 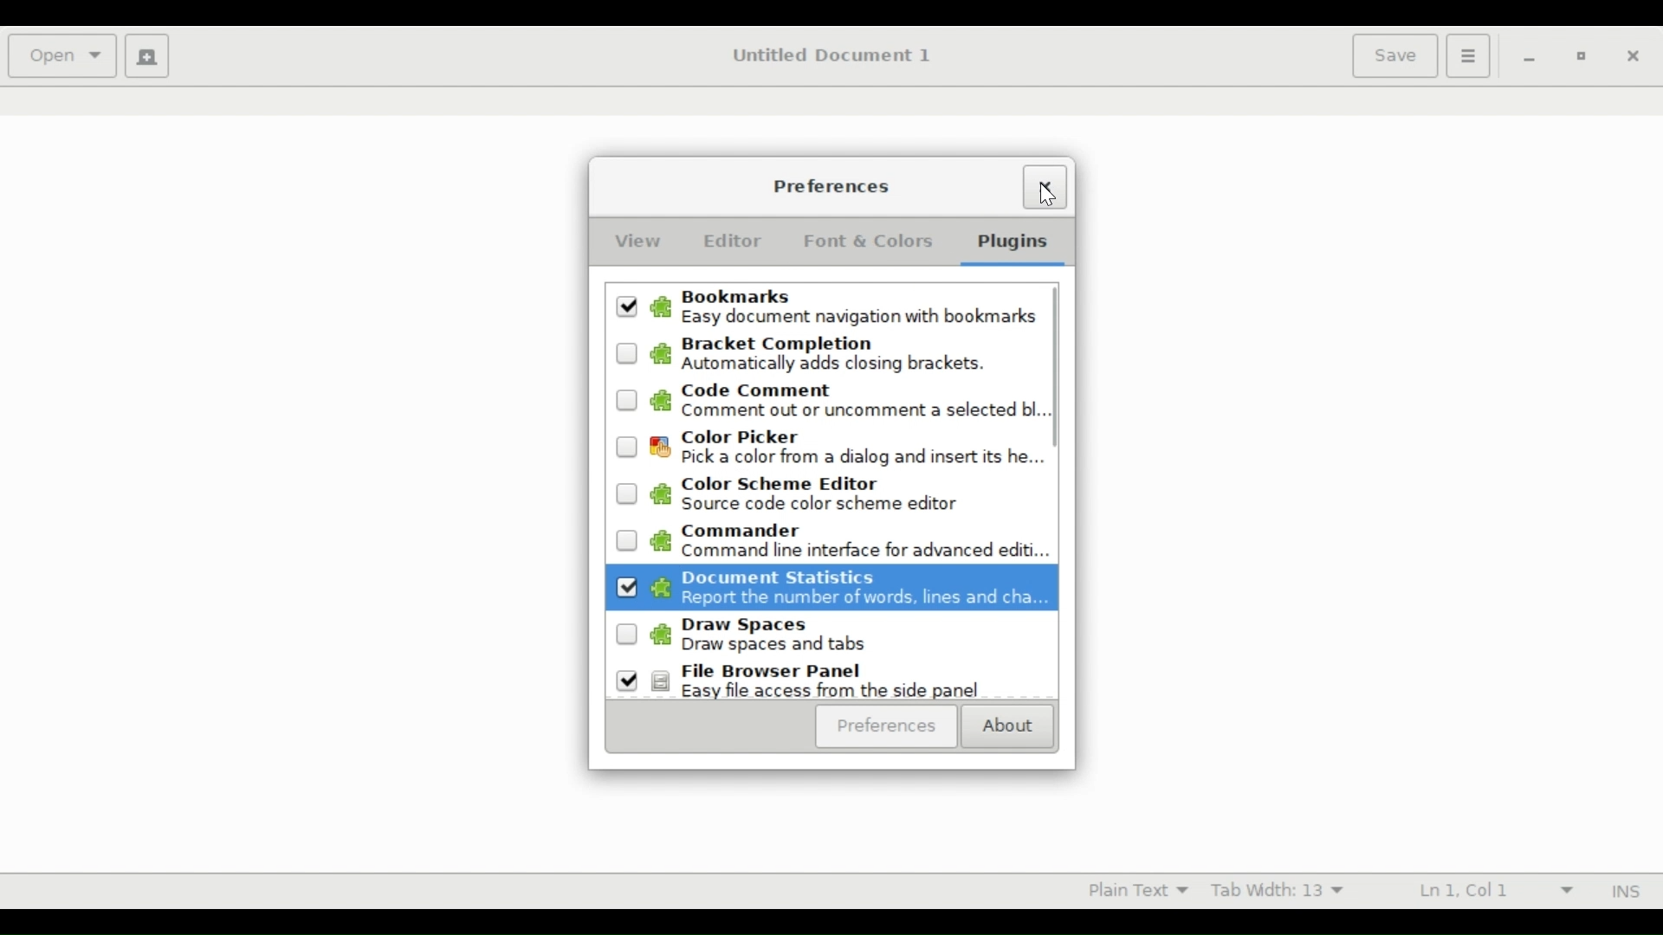 What do you see at coordinates (1044, 191) in the screenshot?
I see `Cursor` at bounding box center [1044, 191].